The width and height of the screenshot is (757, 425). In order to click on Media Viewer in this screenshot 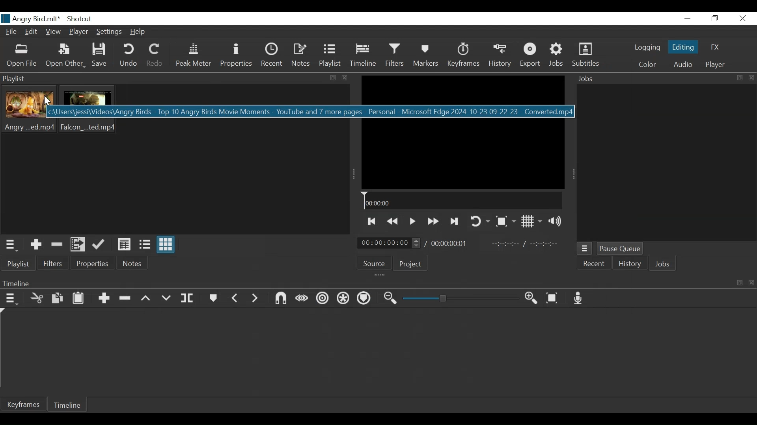, I will do `click(463, 132)`.